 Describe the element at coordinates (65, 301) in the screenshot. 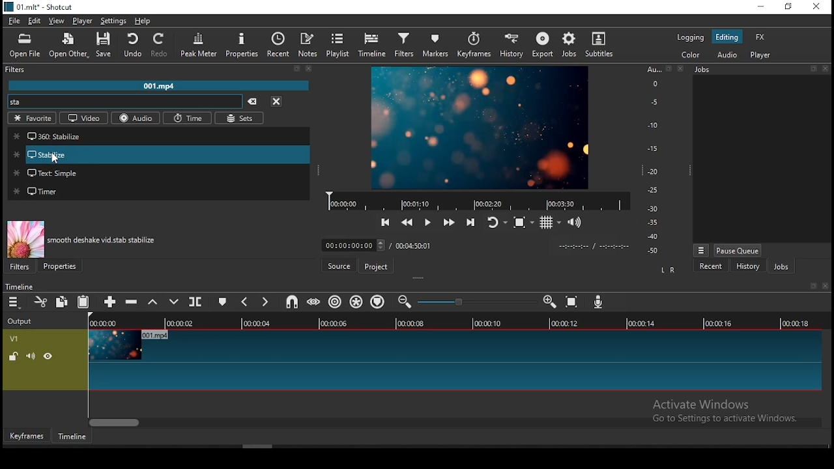

I see `copy` at that location.